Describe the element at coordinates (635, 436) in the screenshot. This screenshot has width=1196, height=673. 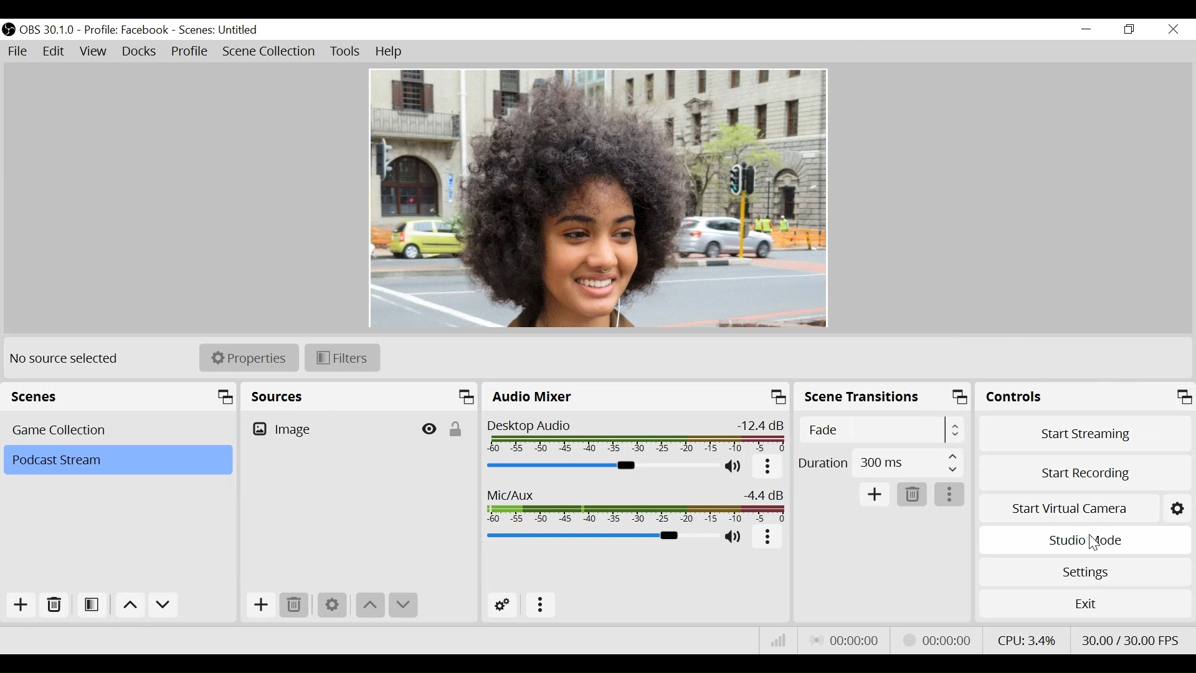
I see `Desktop Audio` at that location.